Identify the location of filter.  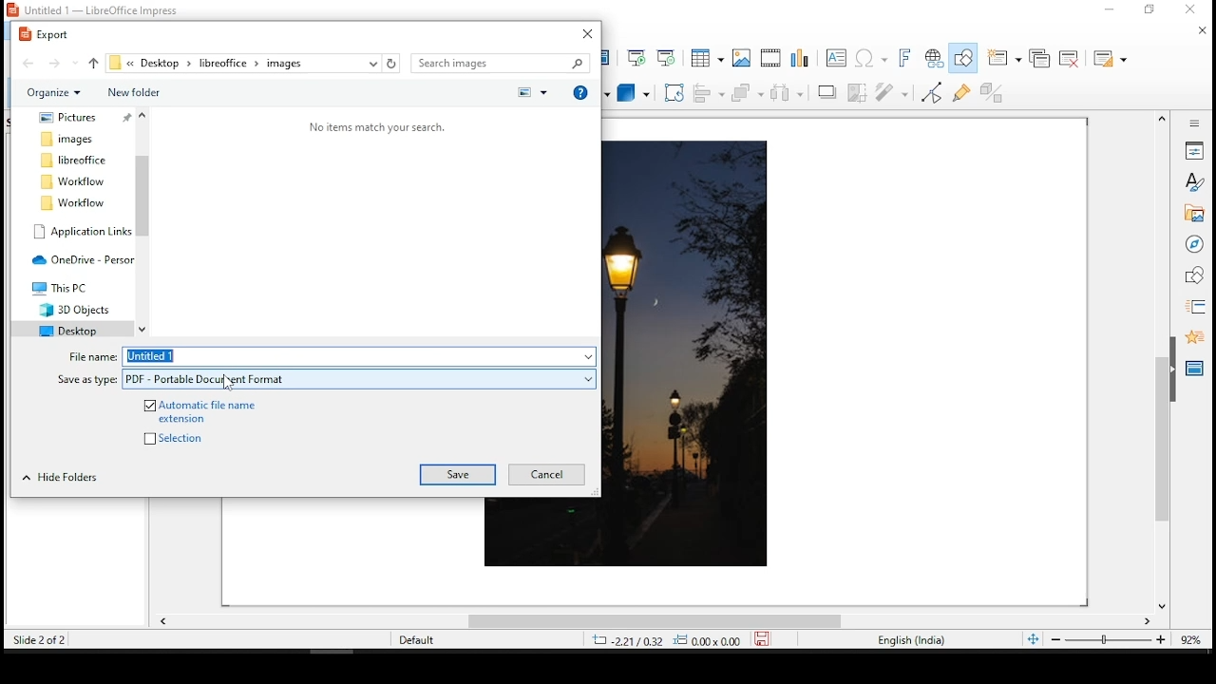
(890, 93).